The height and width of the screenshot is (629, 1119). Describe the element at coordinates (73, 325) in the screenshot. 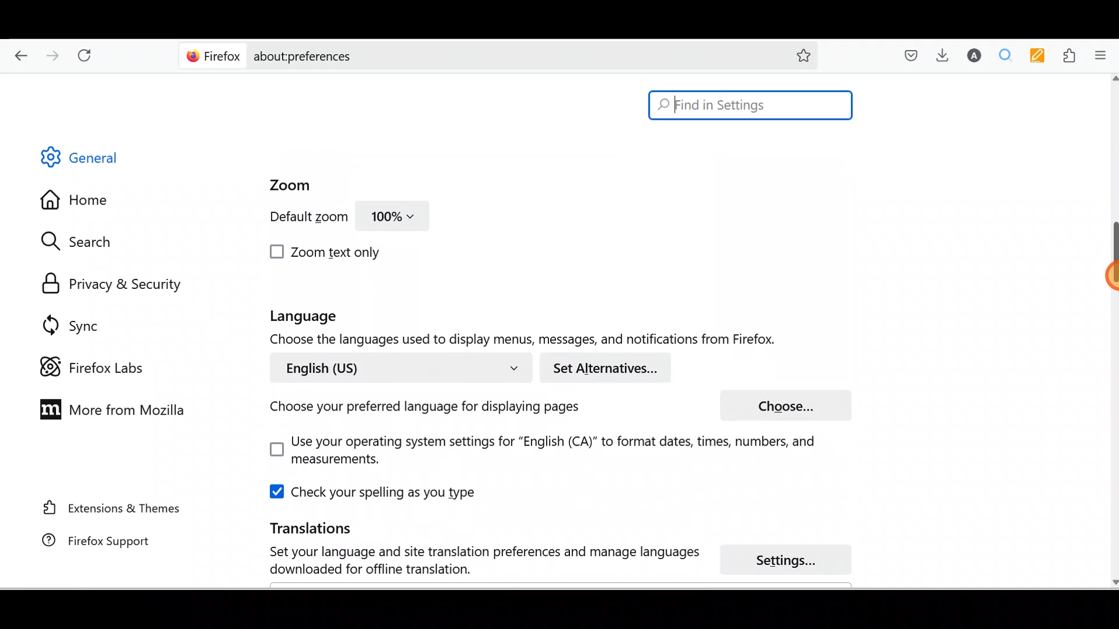

I see `Sync` at that location.